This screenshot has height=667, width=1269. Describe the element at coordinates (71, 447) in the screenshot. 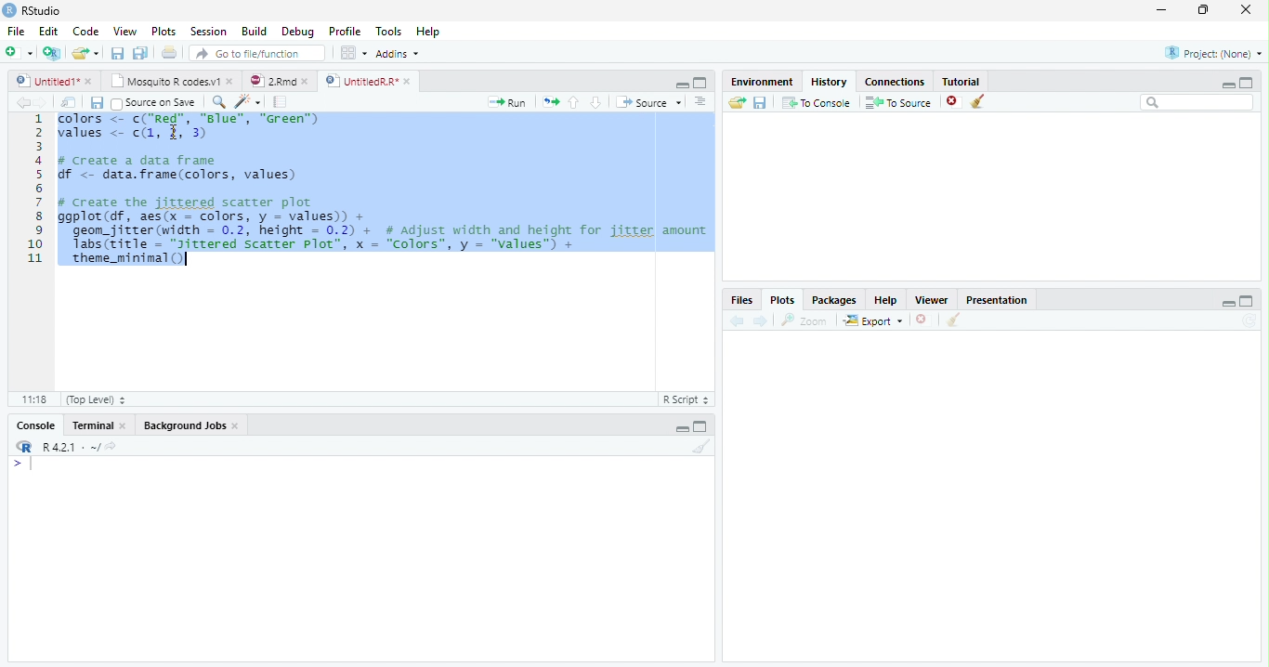

I see `R 4.2.1 . ~/` at that location.